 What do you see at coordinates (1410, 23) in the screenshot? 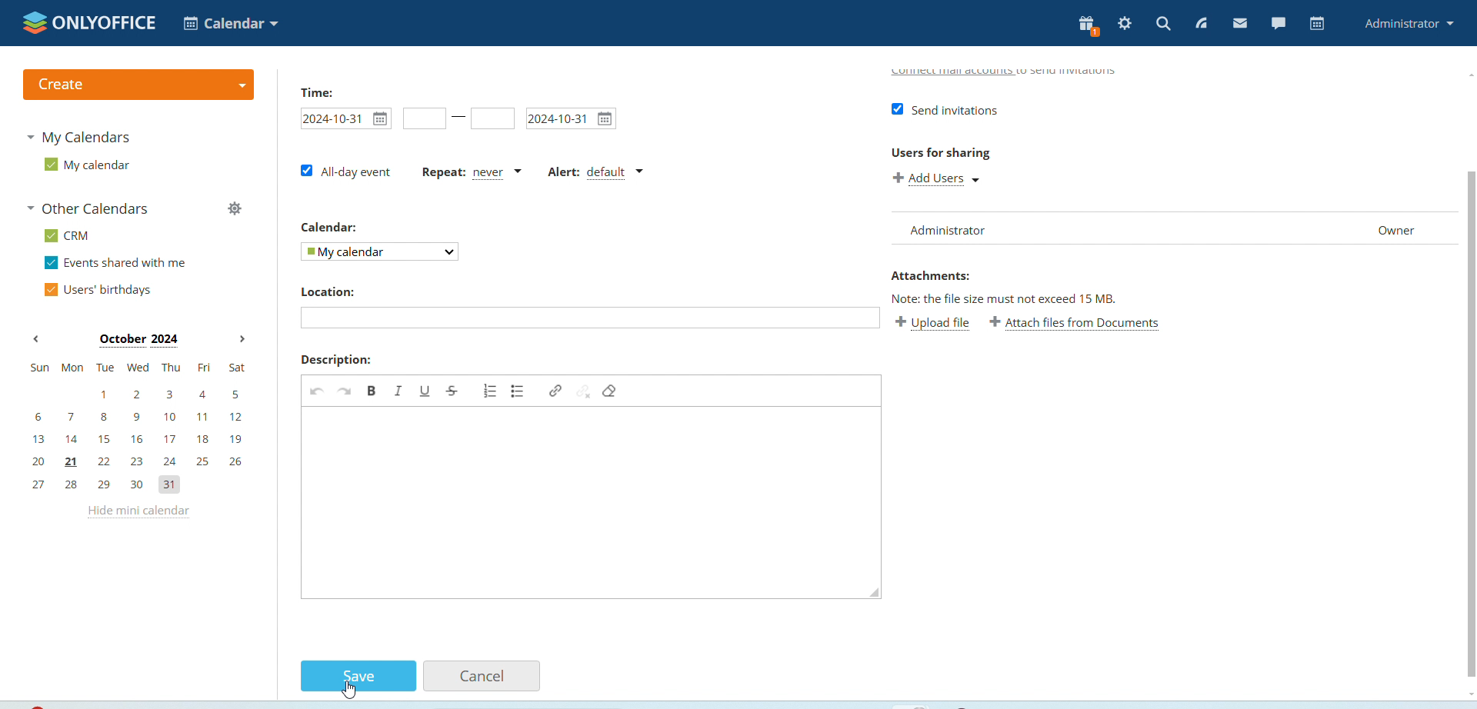
I see `administrator` at bounding box center [1410, 23].